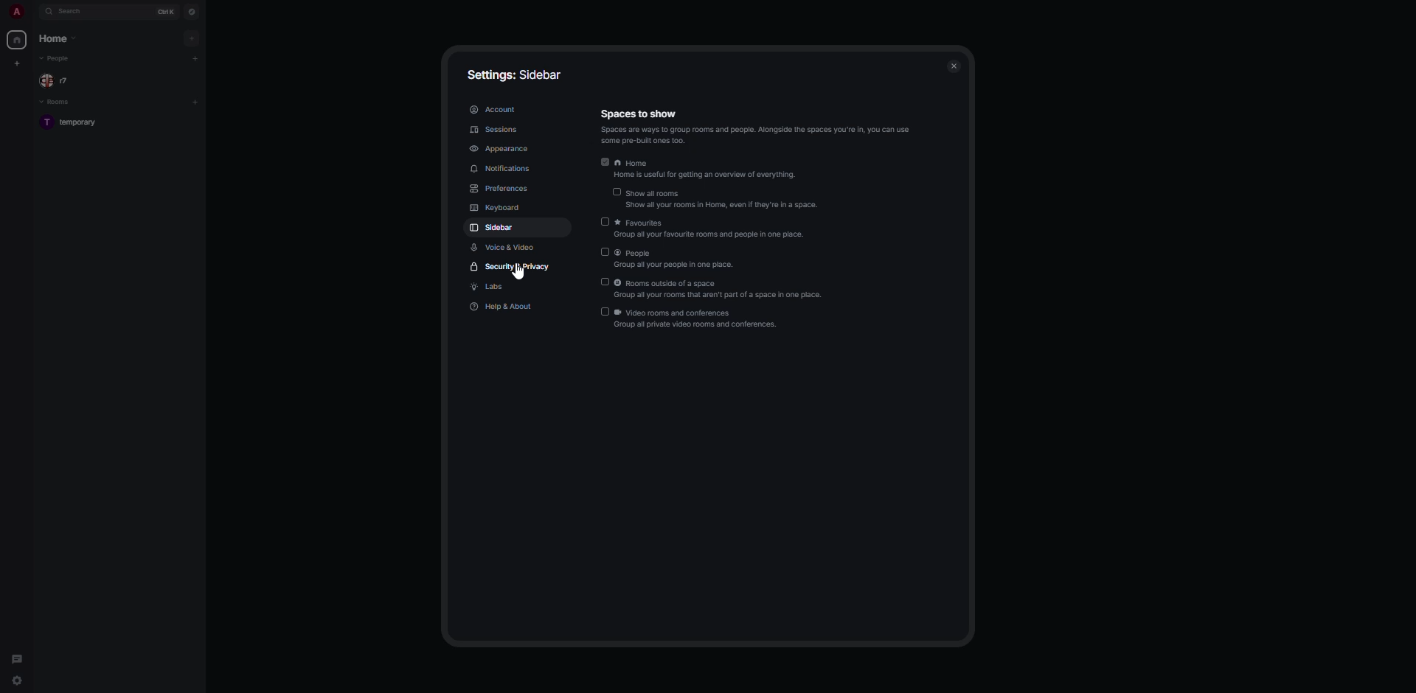  Describe the element at coordinates (56, 102) in the screenshot. I see `rooms` at that location.